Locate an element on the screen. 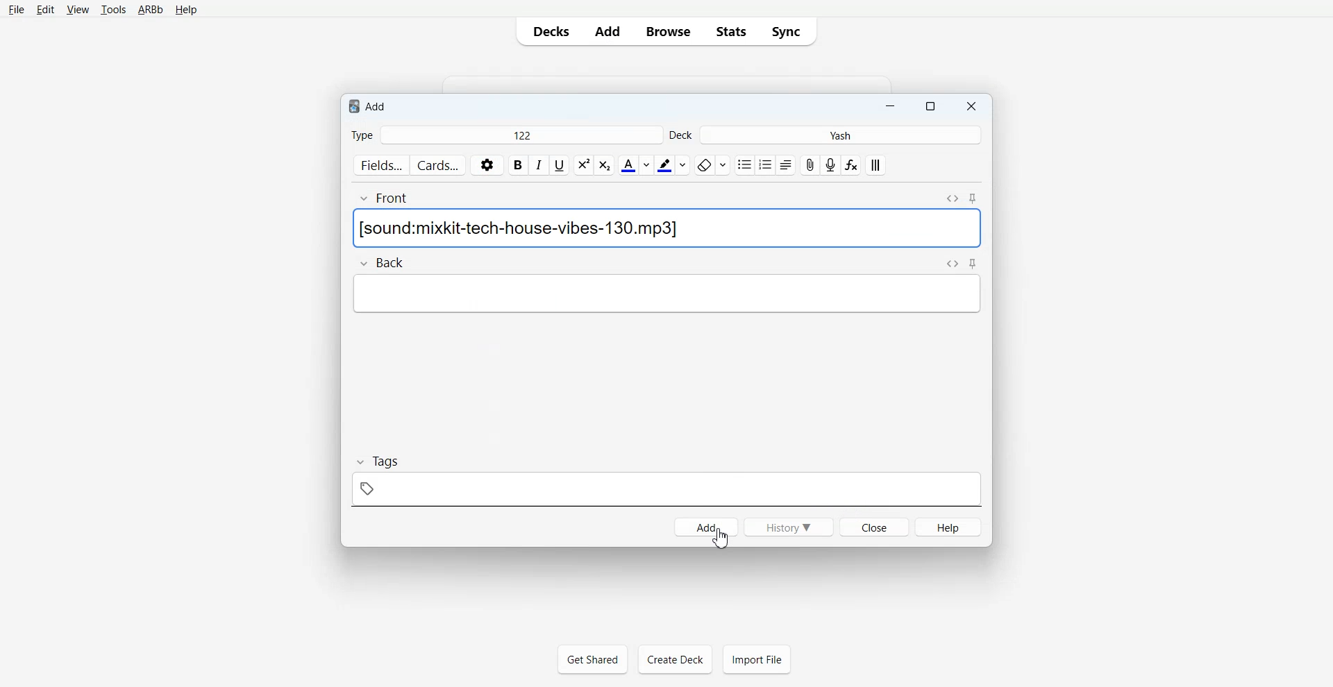 This screenshot has height=687, width=1333. history is located at coordinates (794, 530).